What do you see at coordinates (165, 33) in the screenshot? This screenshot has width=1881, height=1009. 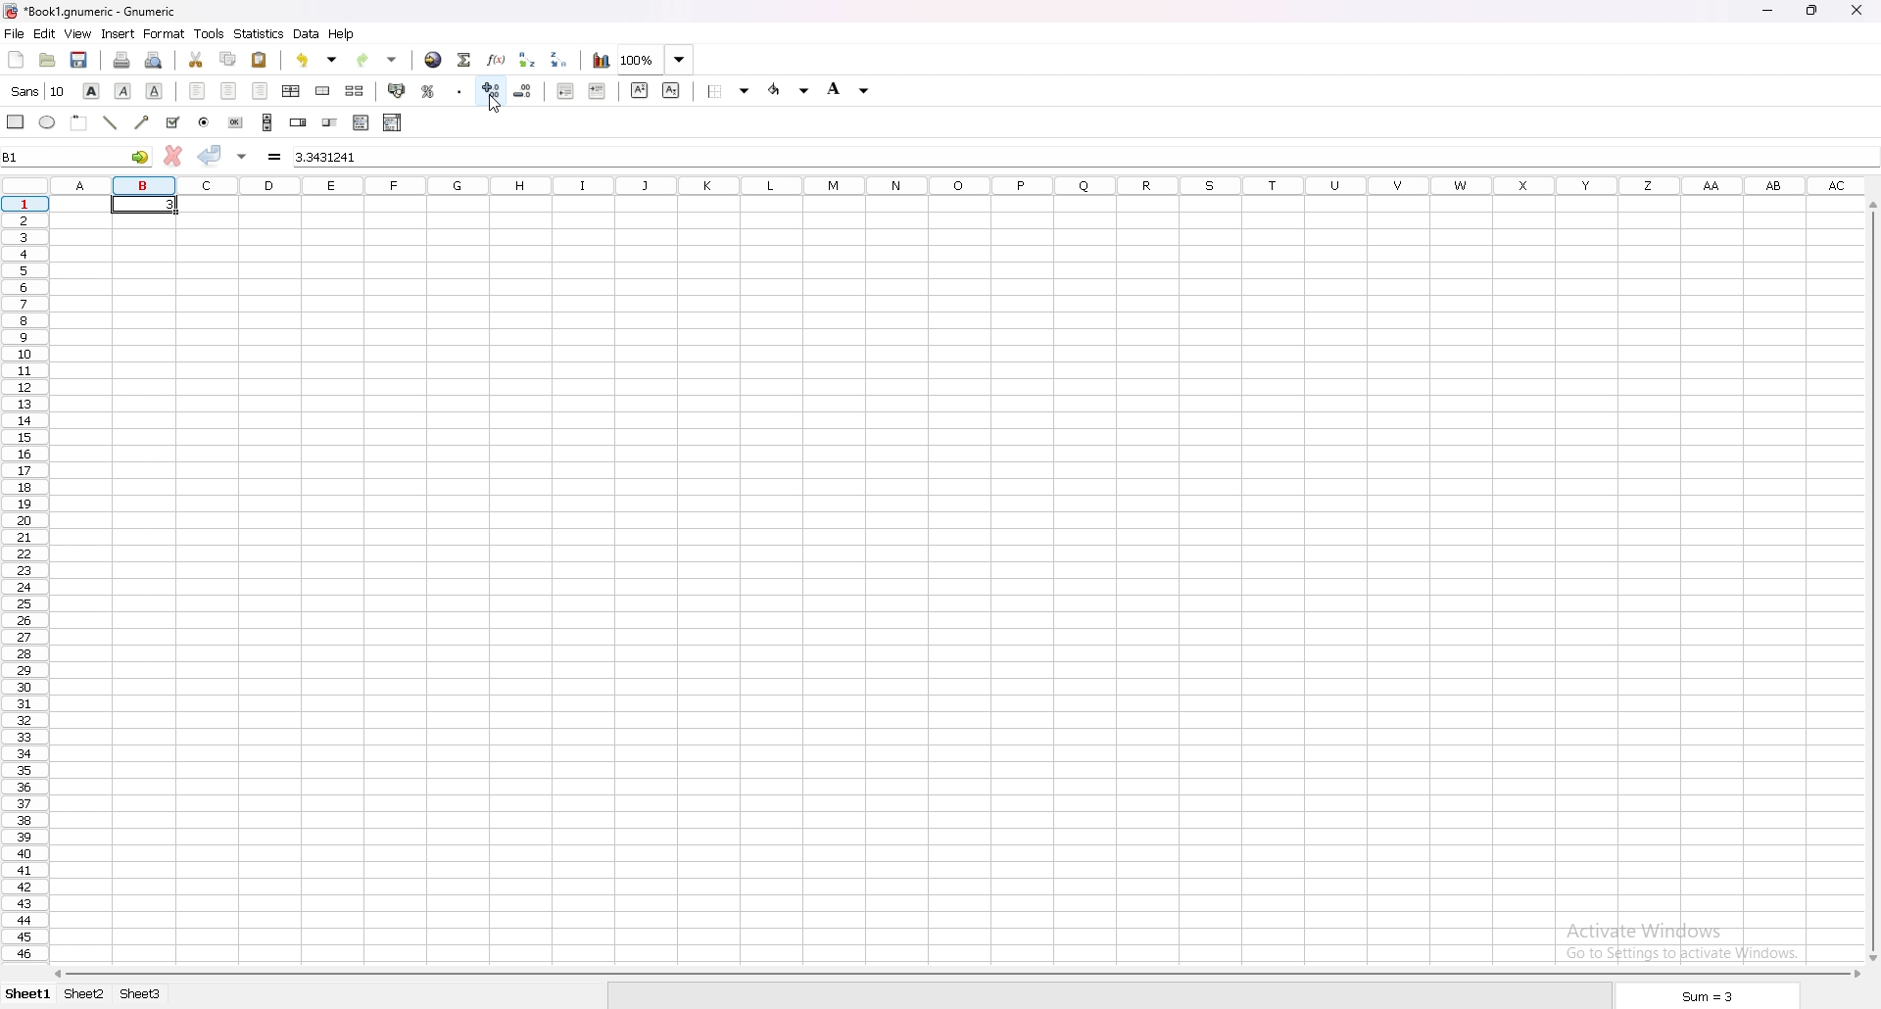 I see `format` at bounding box center [165, 33].